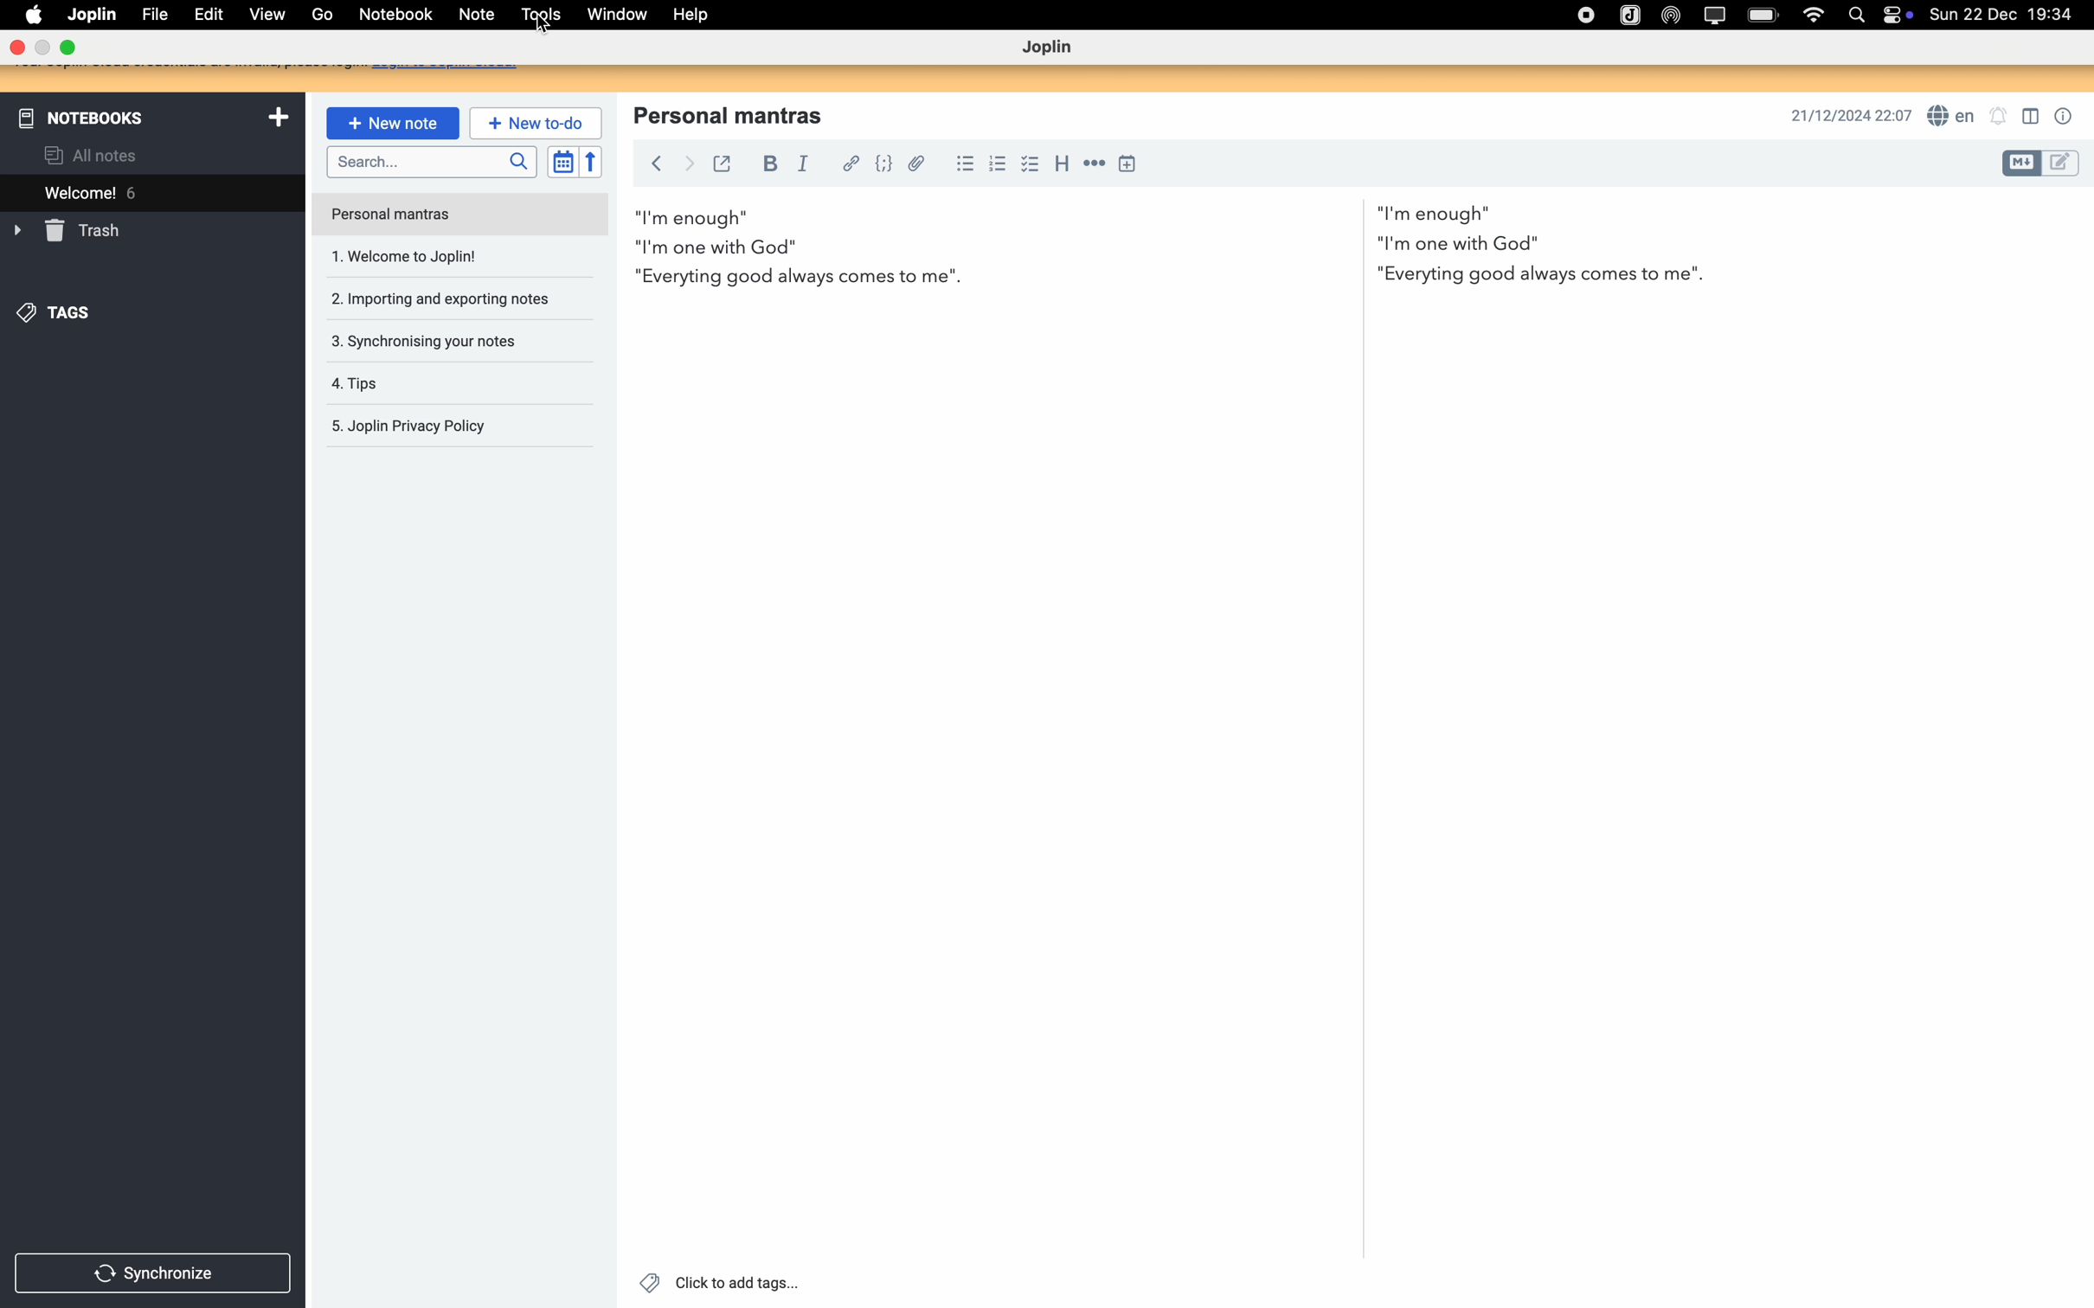 This screenshot has width=2094, height=1308. I want to click on toggle editor layout, so click(2063, 163).